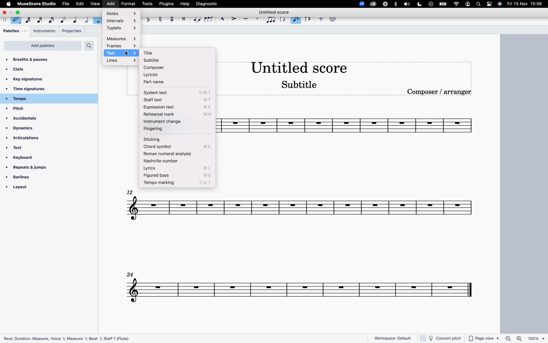  Describe the element at coordinates (127, 55) in the screenshot. I see `cursor` at that location.